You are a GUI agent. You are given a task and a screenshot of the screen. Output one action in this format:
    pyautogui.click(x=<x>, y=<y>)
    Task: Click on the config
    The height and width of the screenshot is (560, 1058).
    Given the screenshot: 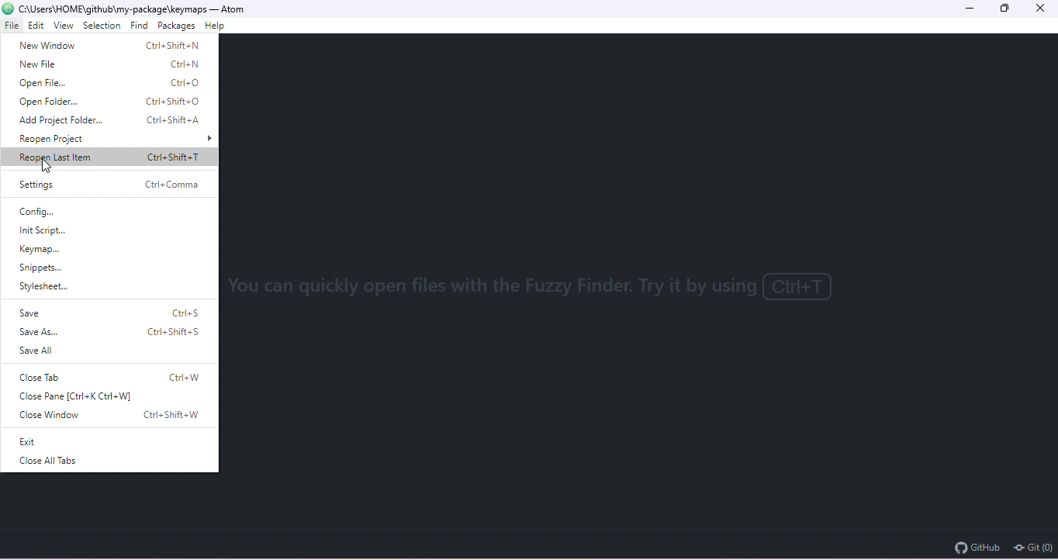 What is the action you would take?
    pyautogui.click(x=60, y=211)
    